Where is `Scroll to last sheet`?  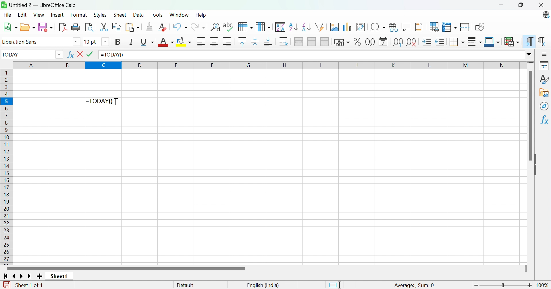
Scroll to last sheet is located at coordinates (30, 276).